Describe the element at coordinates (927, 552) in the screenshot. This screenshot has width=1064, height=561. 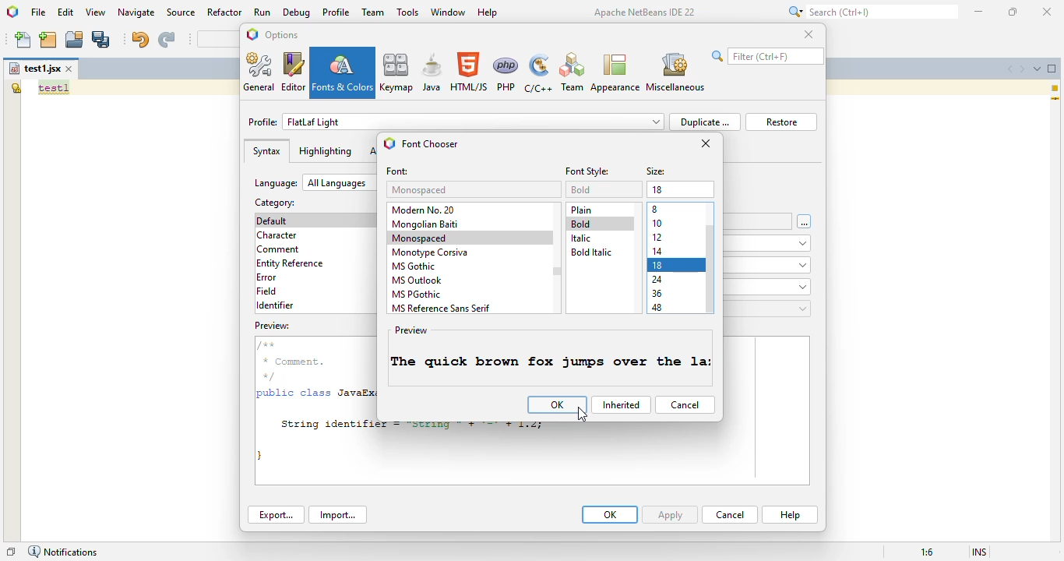
I see `magnification ratio` at that location.